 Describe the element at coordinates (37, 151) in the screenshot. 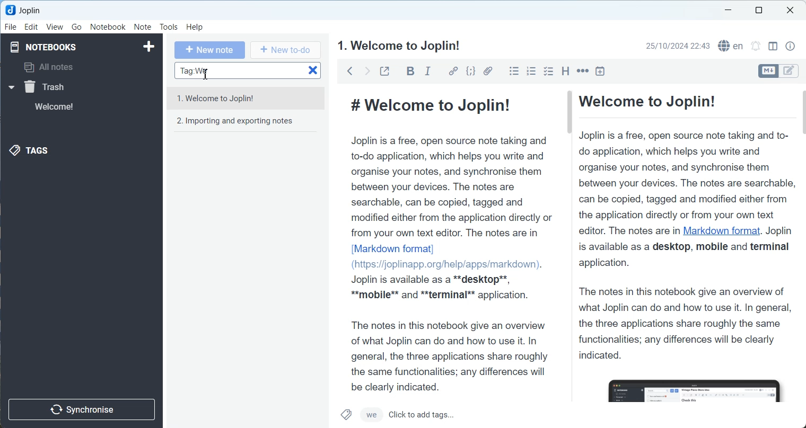

I see `Tags` at that location.